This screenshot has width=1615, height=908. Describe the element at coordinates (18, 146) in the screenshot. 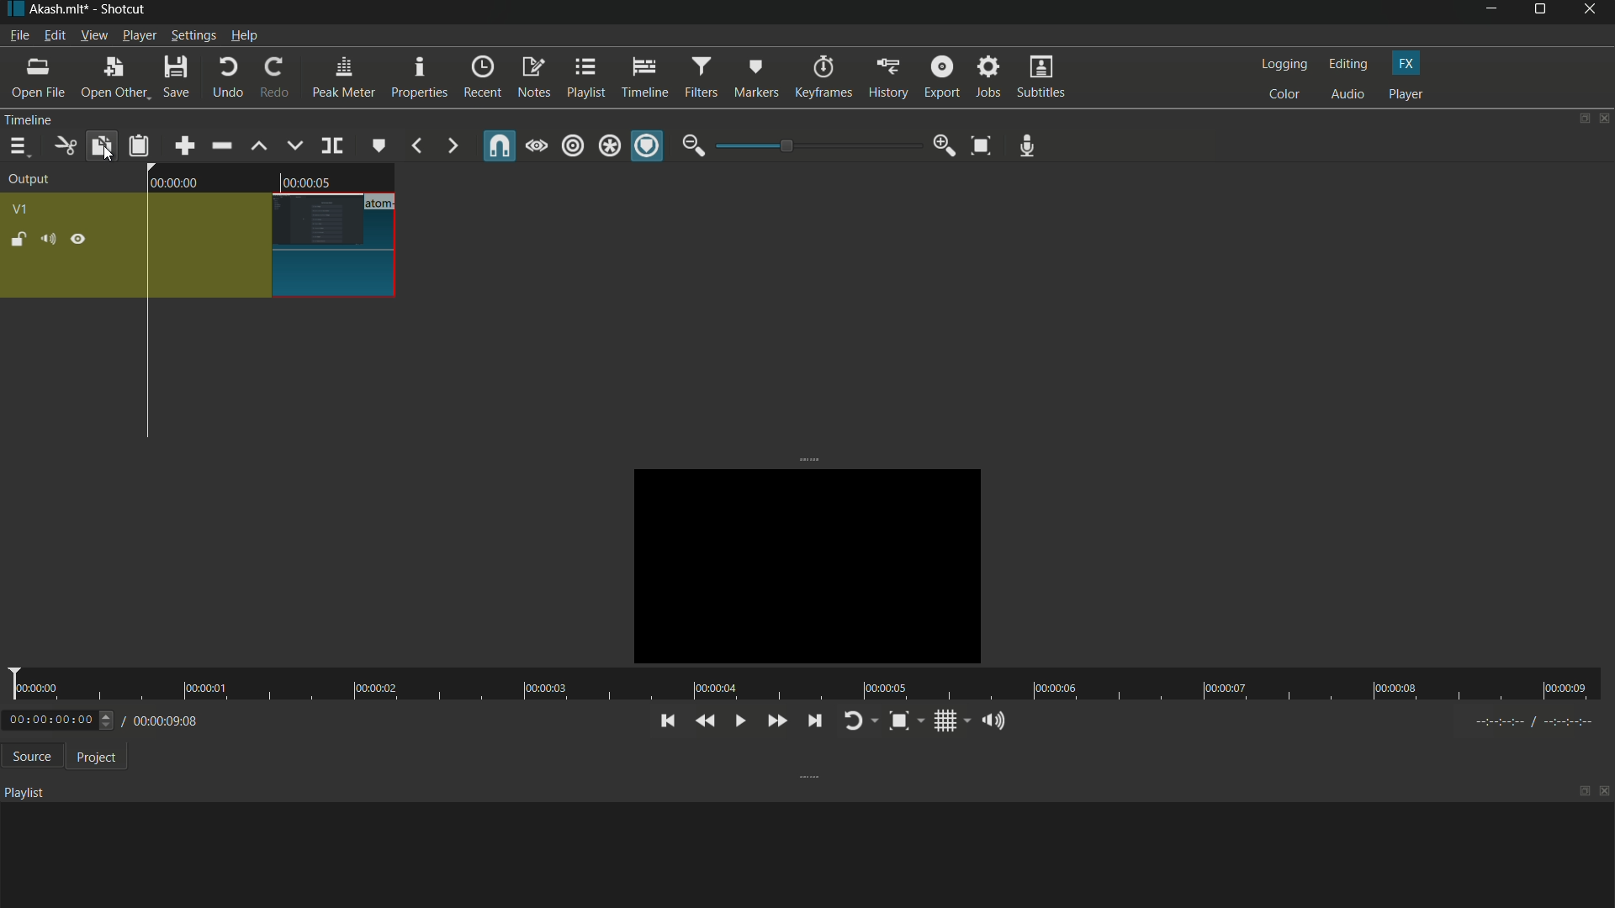

I see `timeline menu` at that location.